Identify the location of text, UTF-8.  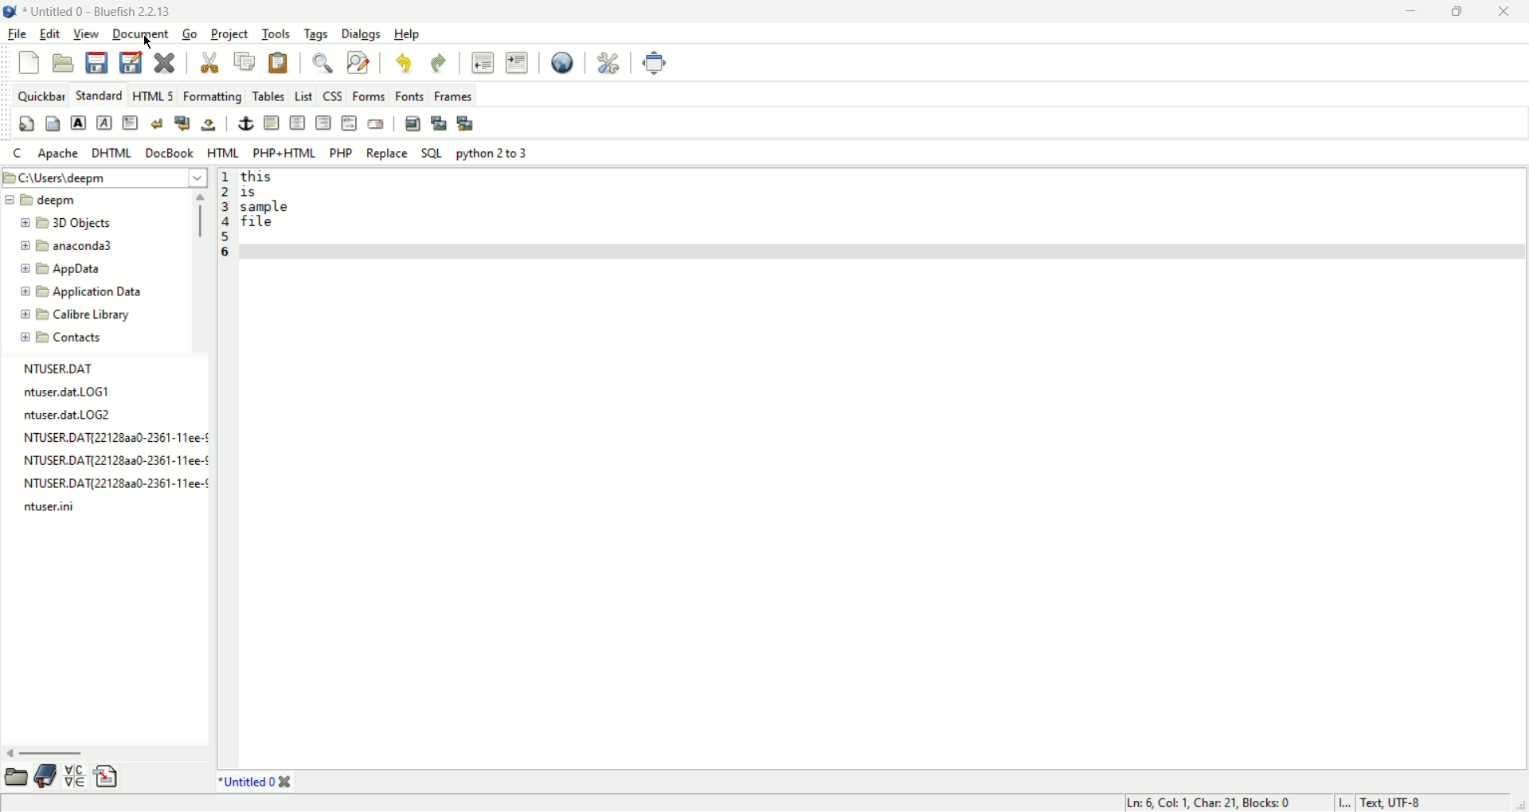
(1402, 803).